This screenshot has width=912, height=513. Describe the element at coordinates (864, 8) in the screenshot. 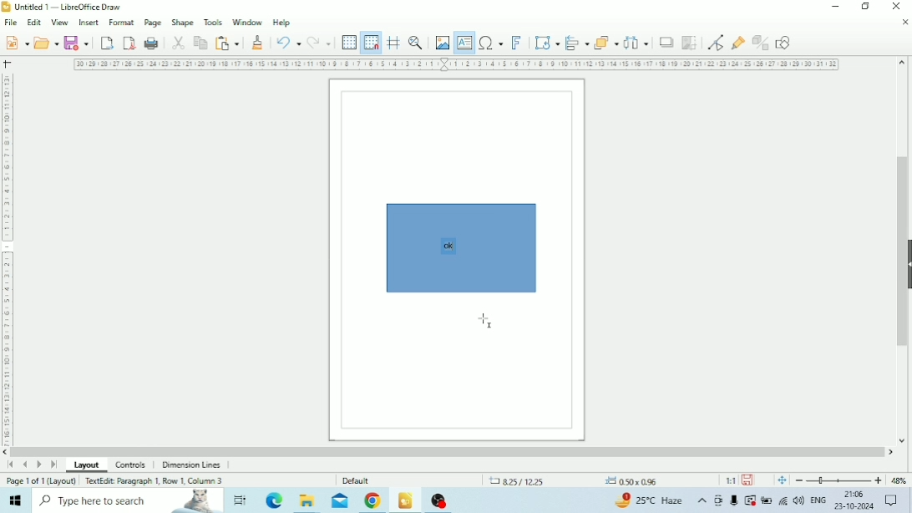

I see `Restore Down` at that location.